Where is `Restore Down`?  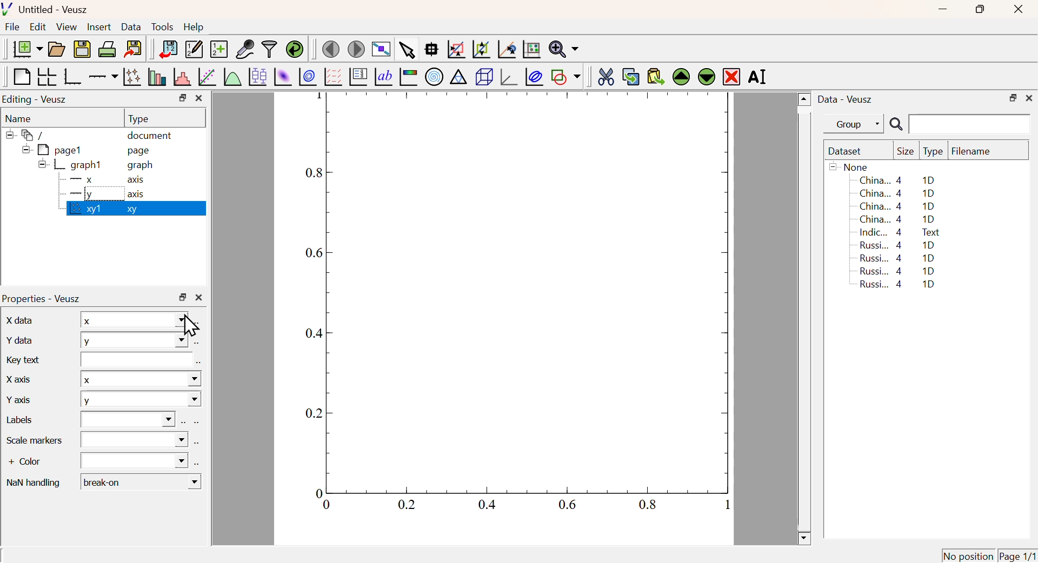 Restore Down is located at coordinates (979, 9).